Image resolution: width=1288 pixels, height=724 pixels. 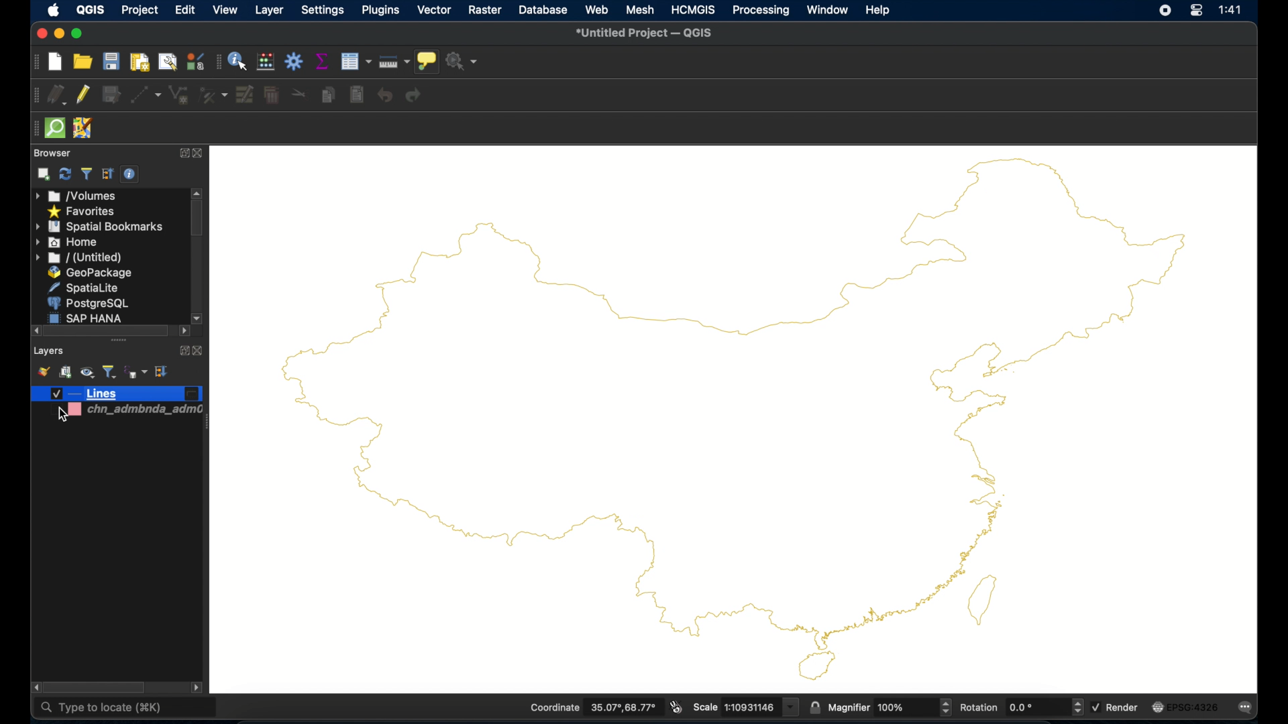 I want to click on scroll left arrow, so click(x=32, y=330).